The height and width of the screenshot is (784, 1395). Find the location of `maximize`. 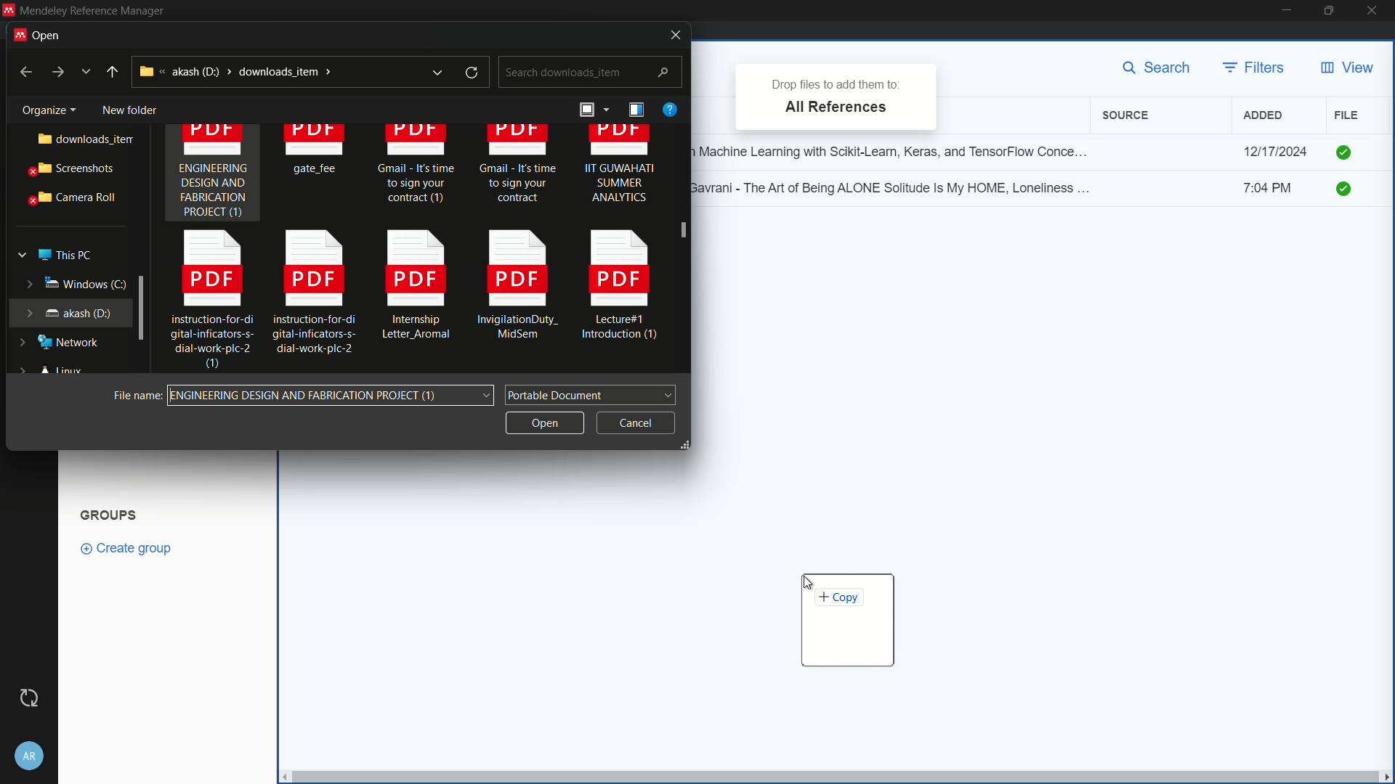

maximize is located at coordinates (1330, 11).